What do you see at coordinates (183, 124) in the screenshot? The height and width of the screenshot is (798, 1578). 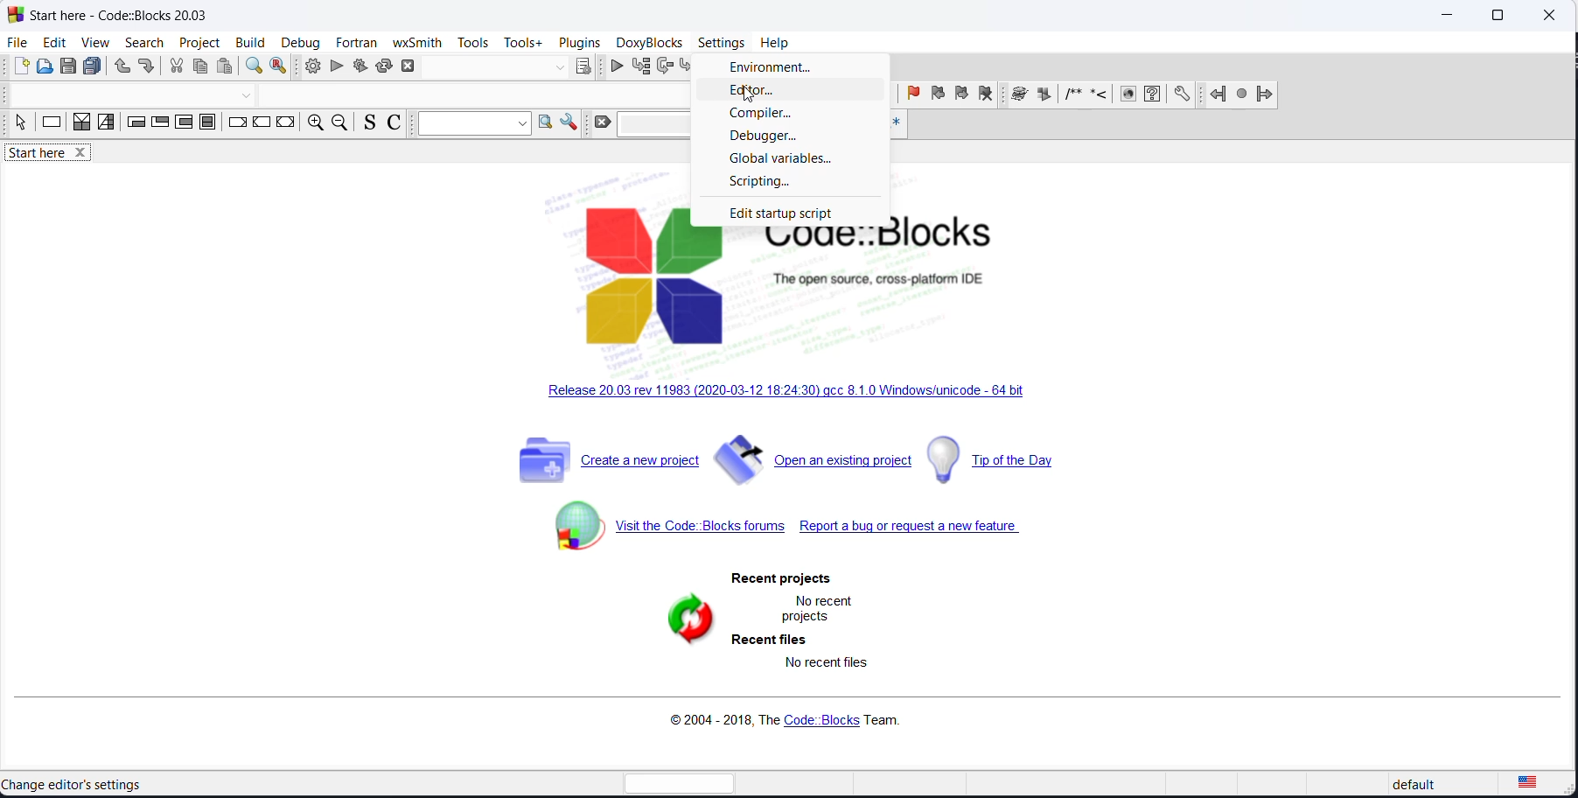 I see `counting loop` at bounding box center [183, 124].